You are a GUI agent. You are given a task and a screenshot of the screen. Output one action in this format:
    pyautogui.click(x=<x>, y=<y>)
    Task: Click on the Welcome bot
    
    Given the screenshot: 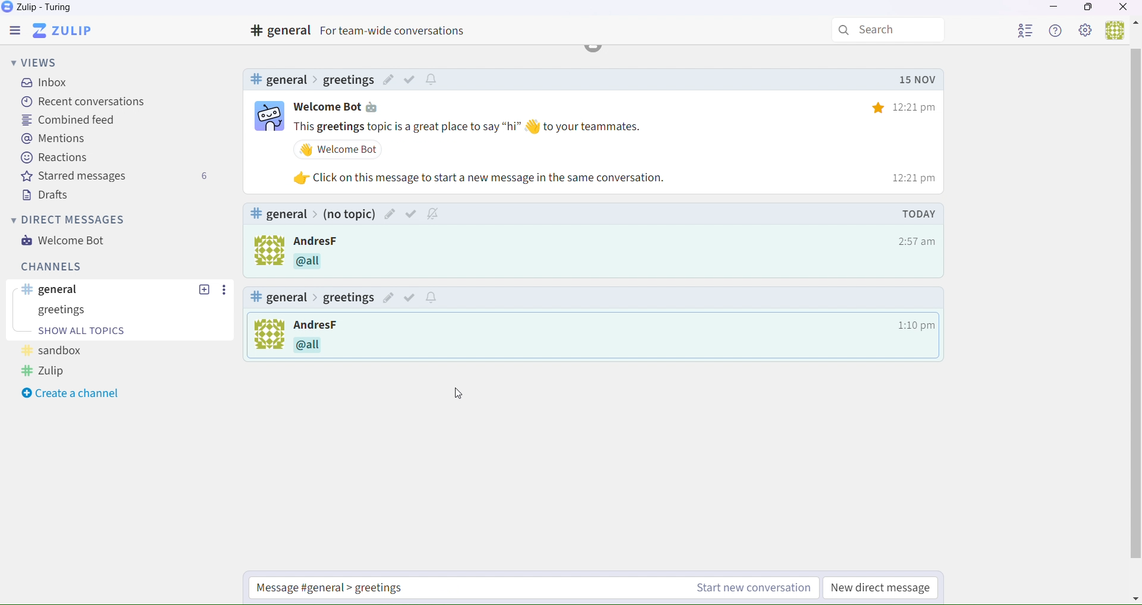 What is the action you would take?
    pyautogui.click(x=70, y=243)
    